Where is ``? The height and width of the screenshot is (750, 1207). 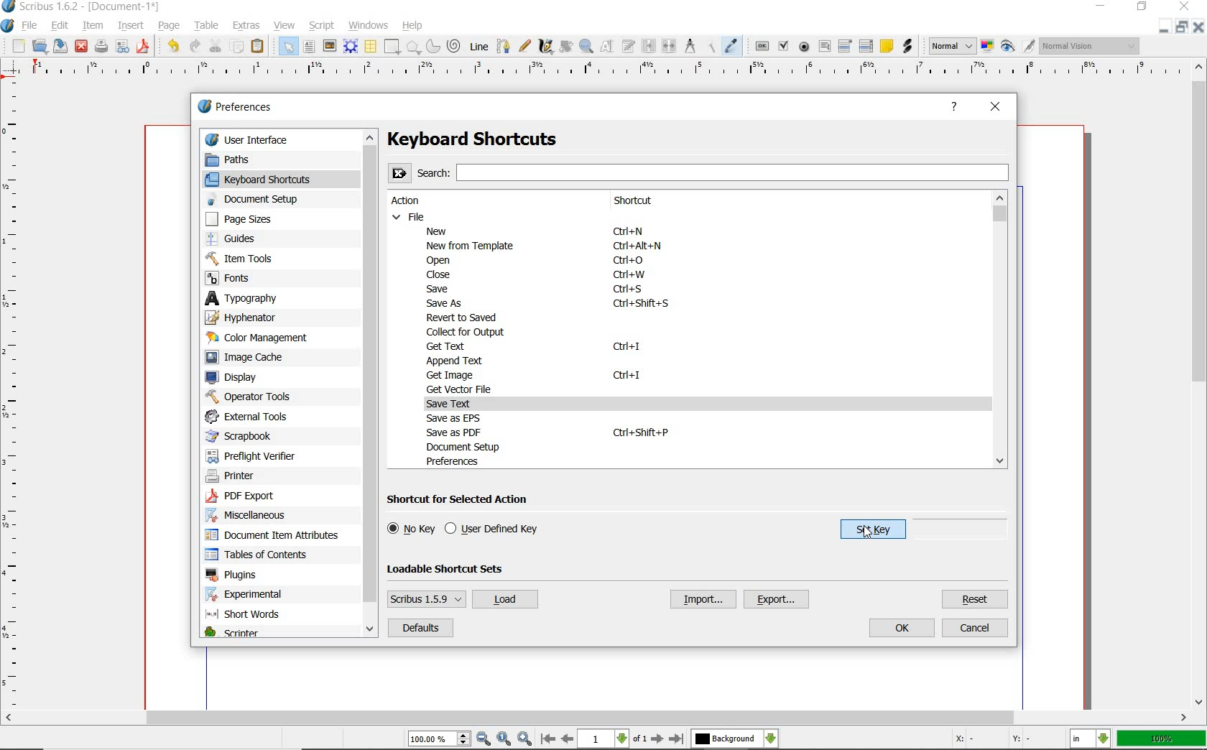  is located at coordinates (122, 49).